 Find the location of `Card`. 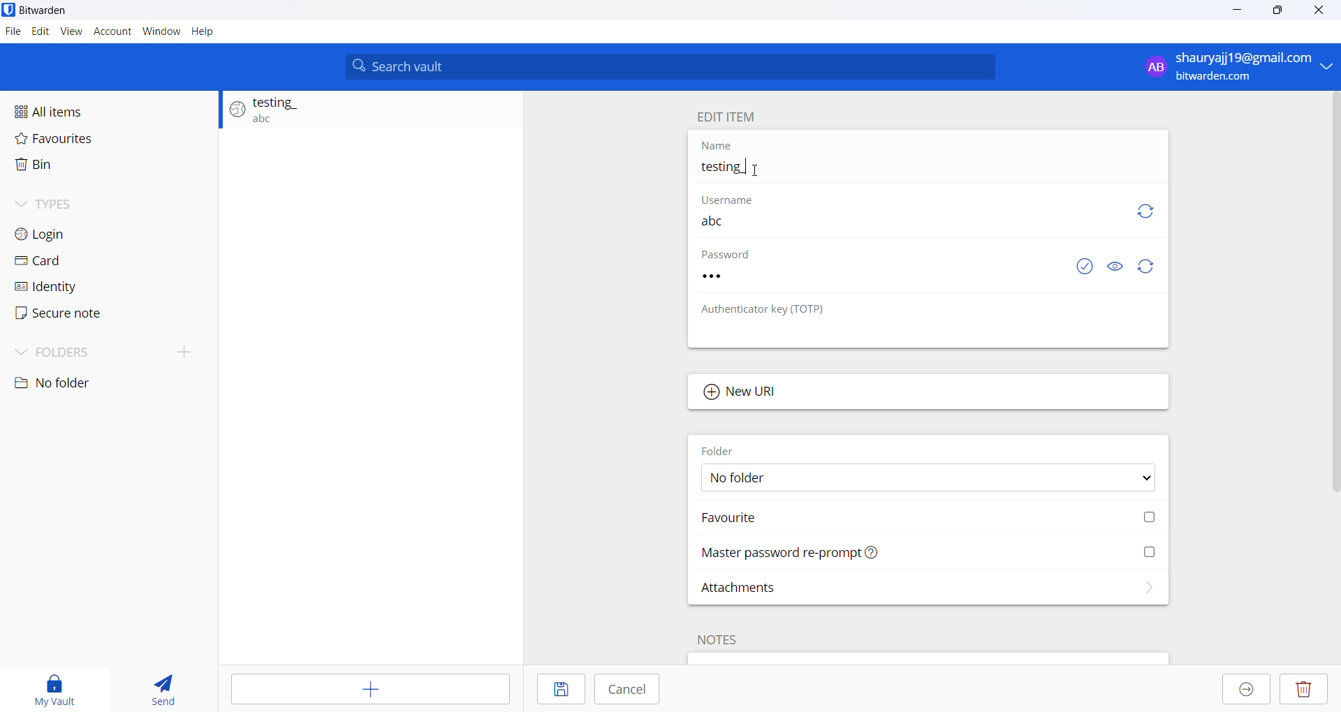

Card is located at coordinates (96, 262).